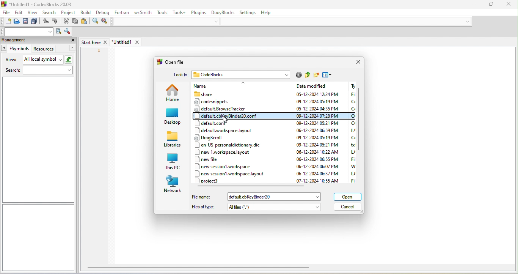  I want to click on date, so click(316, 144).